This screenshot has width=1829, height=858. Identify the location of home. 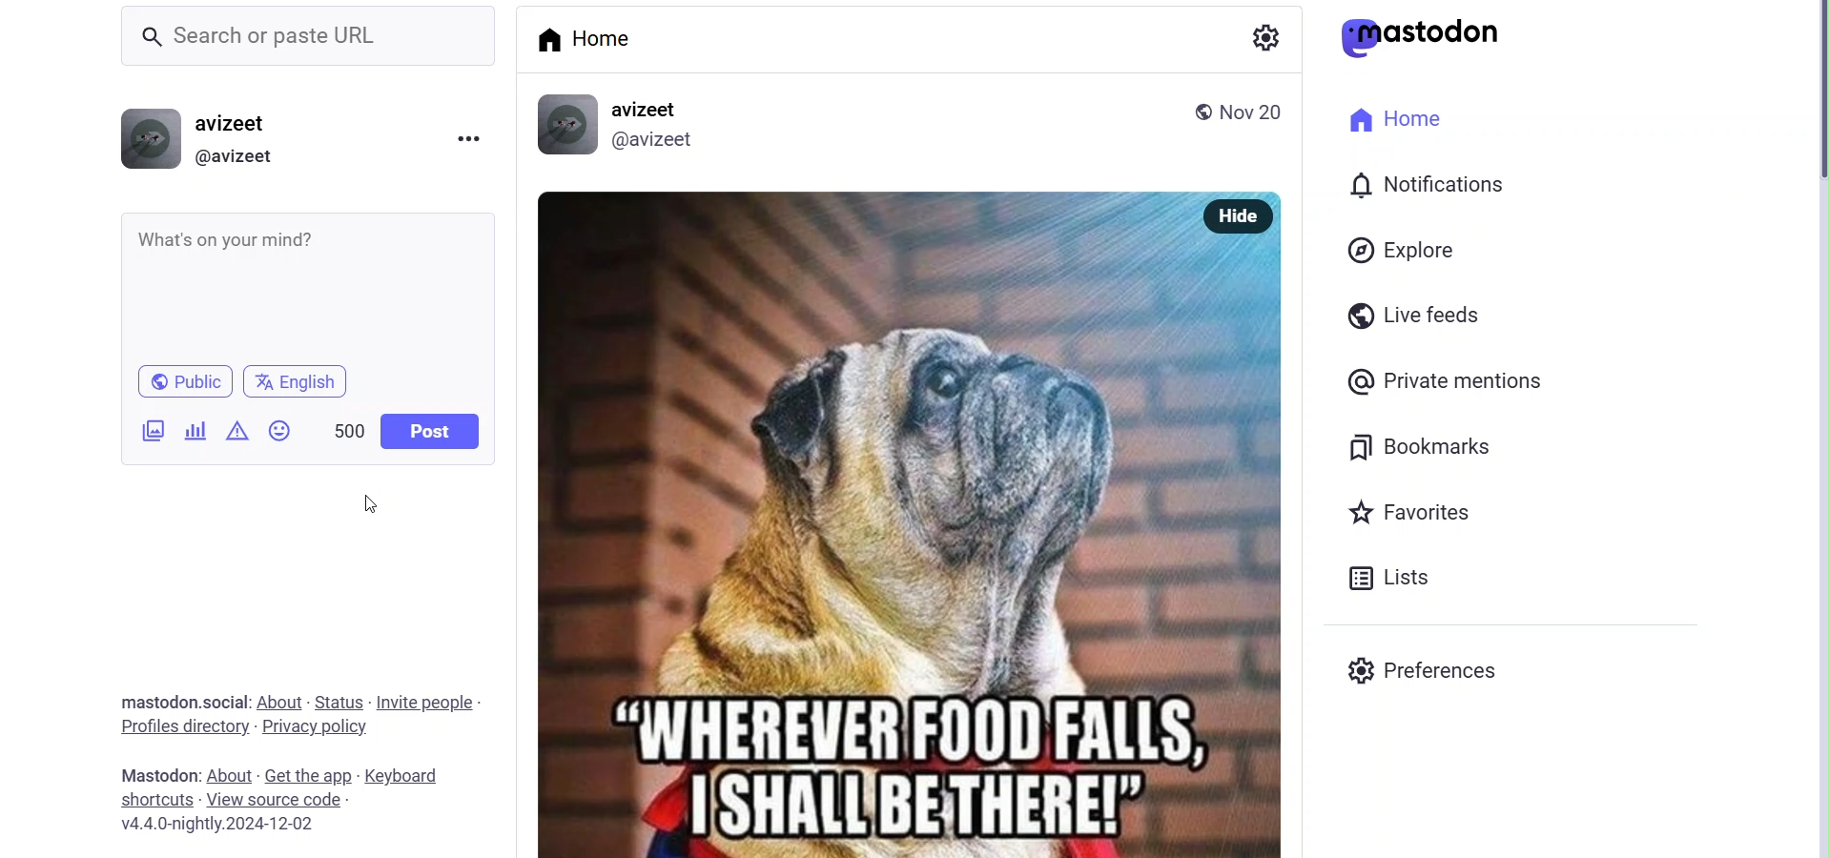
(1399, 123).